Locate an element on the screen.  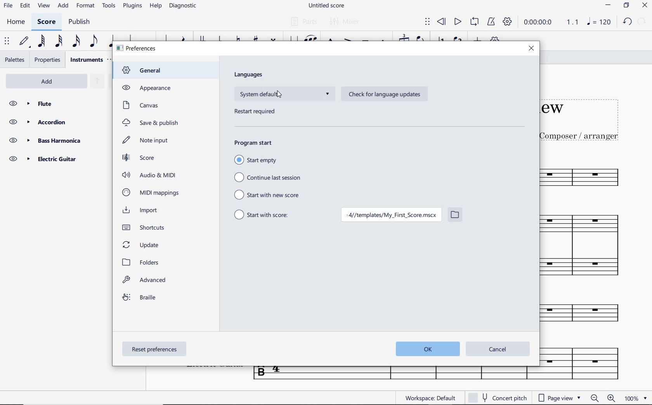
ADD is located at coordinates (49, 80).